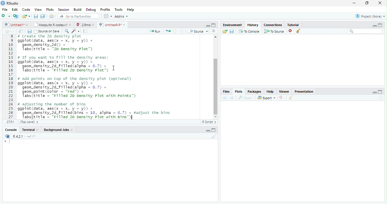 This screenshot has width=387, height=204. I want to click on Source, so click(198, 31).